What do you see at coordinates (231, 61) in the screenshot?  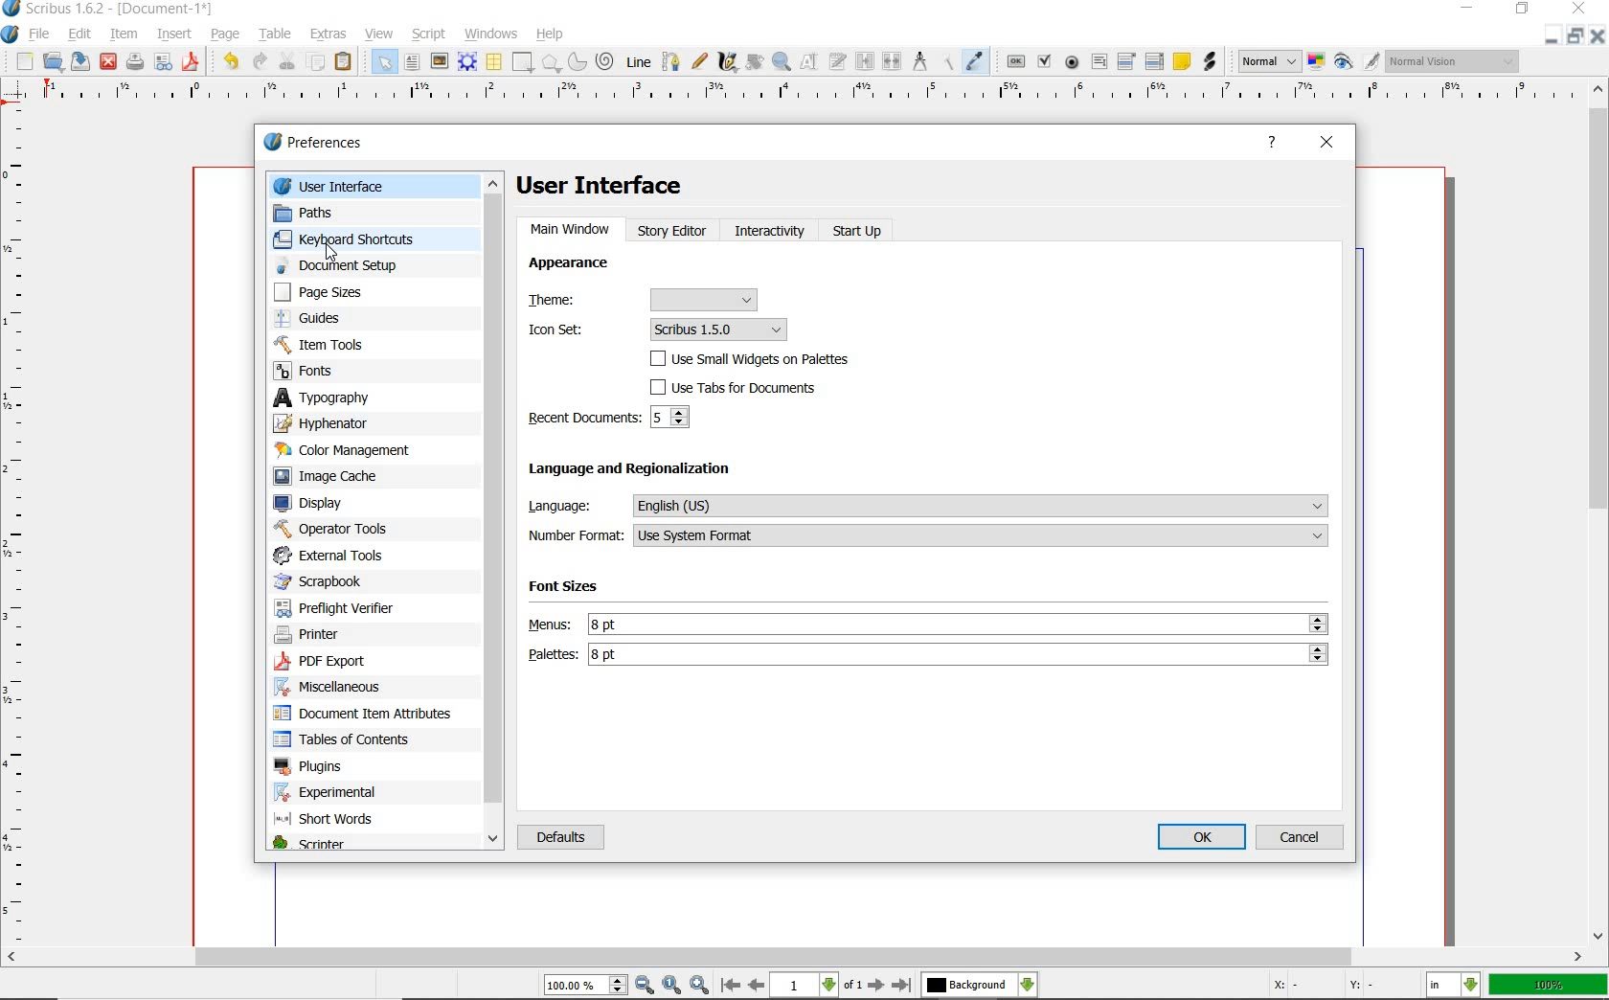 I see `undo` at bounding box center [231, 61].